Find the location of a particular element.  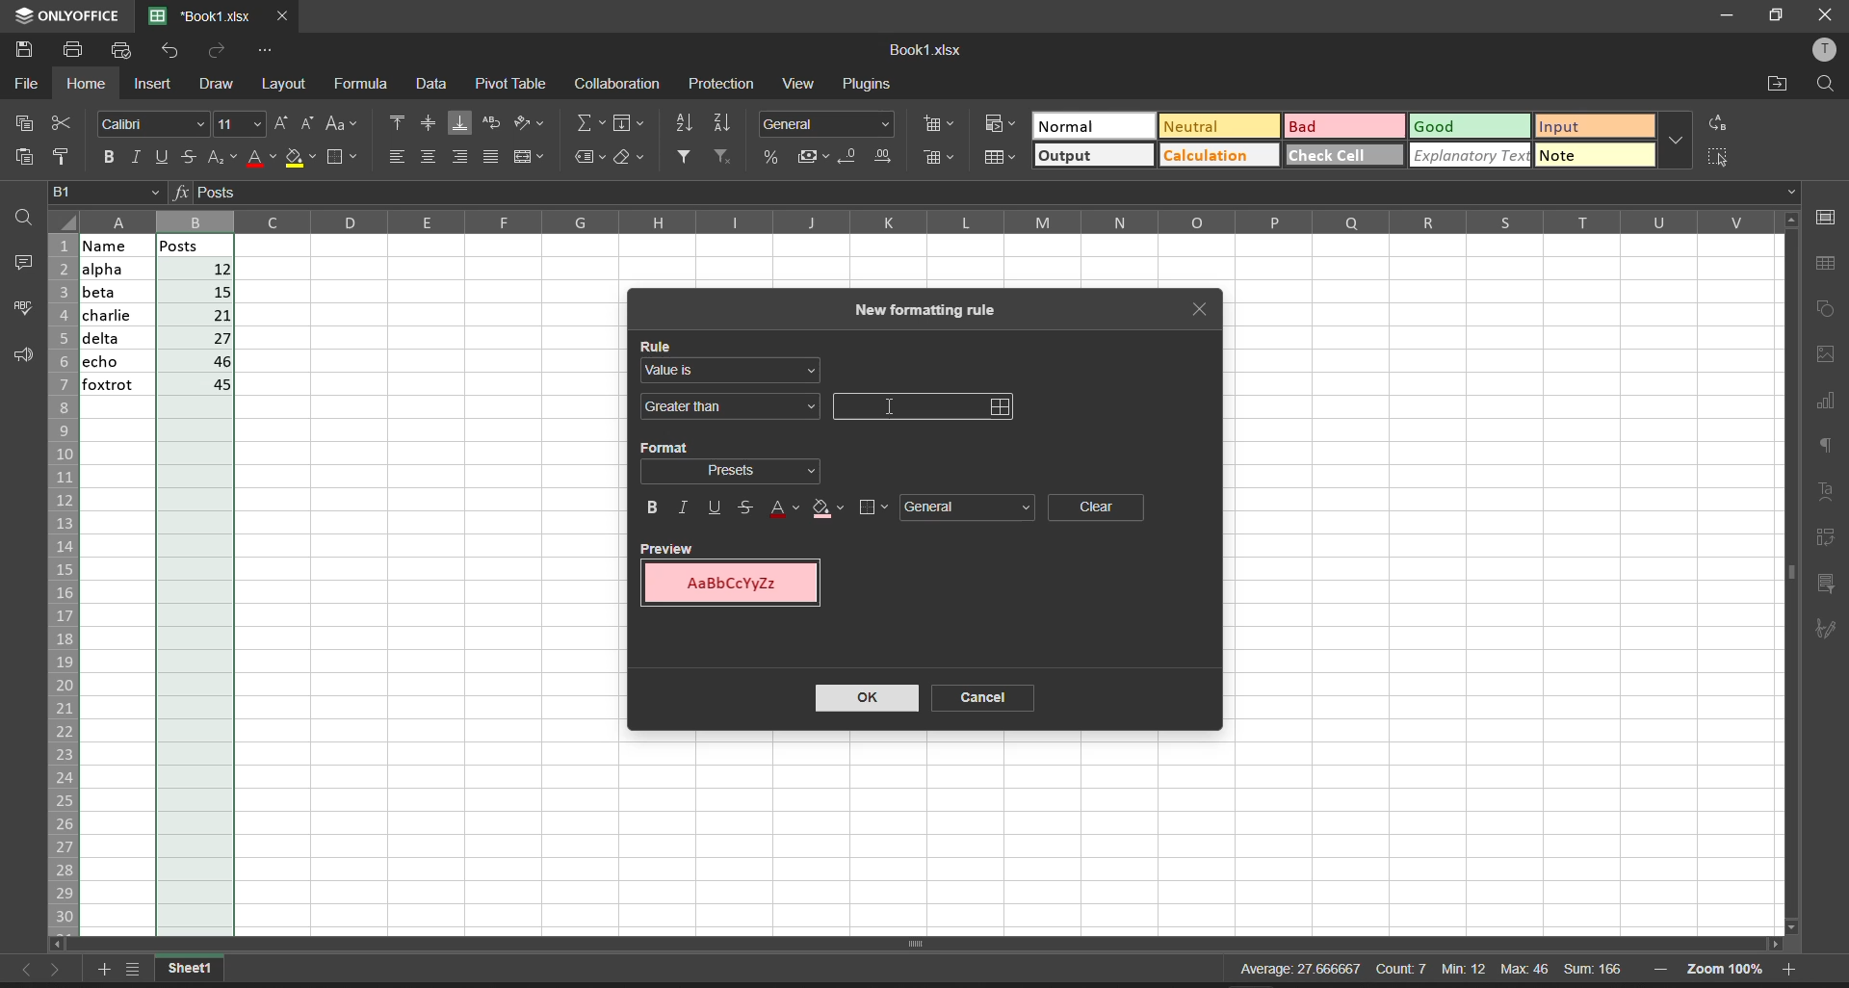

redo is located at coordinates (215, 51).